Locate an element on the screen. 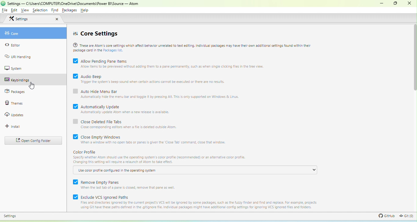 The image size is (417, 222). Trigger the system's beep sound when certain actions cannot be executed or there are no results. is located at coordinates (151, 82).